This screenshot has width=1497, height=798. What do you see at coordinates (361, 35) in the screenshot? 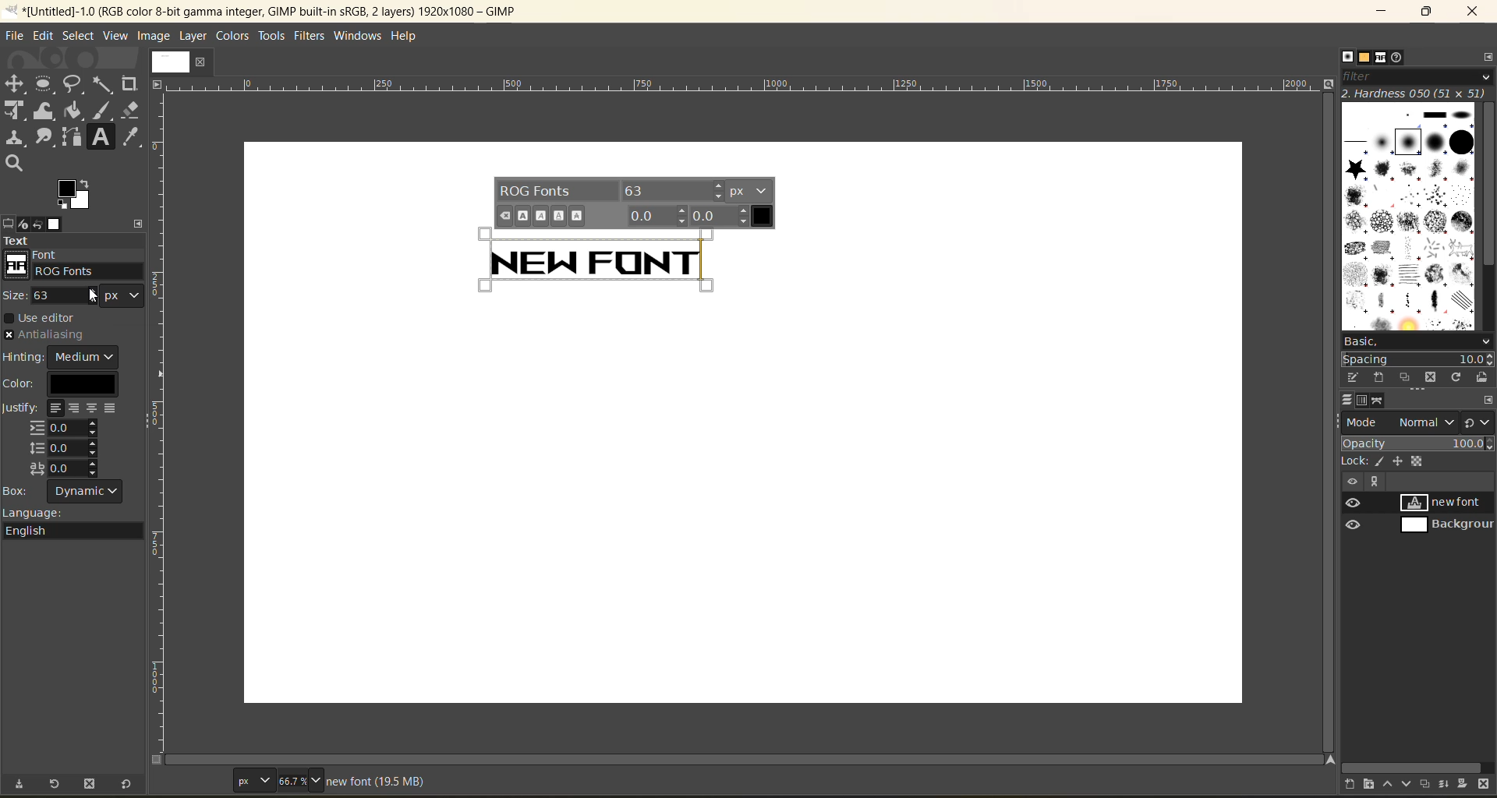
I see `windows` at bounding box center [361, 35].